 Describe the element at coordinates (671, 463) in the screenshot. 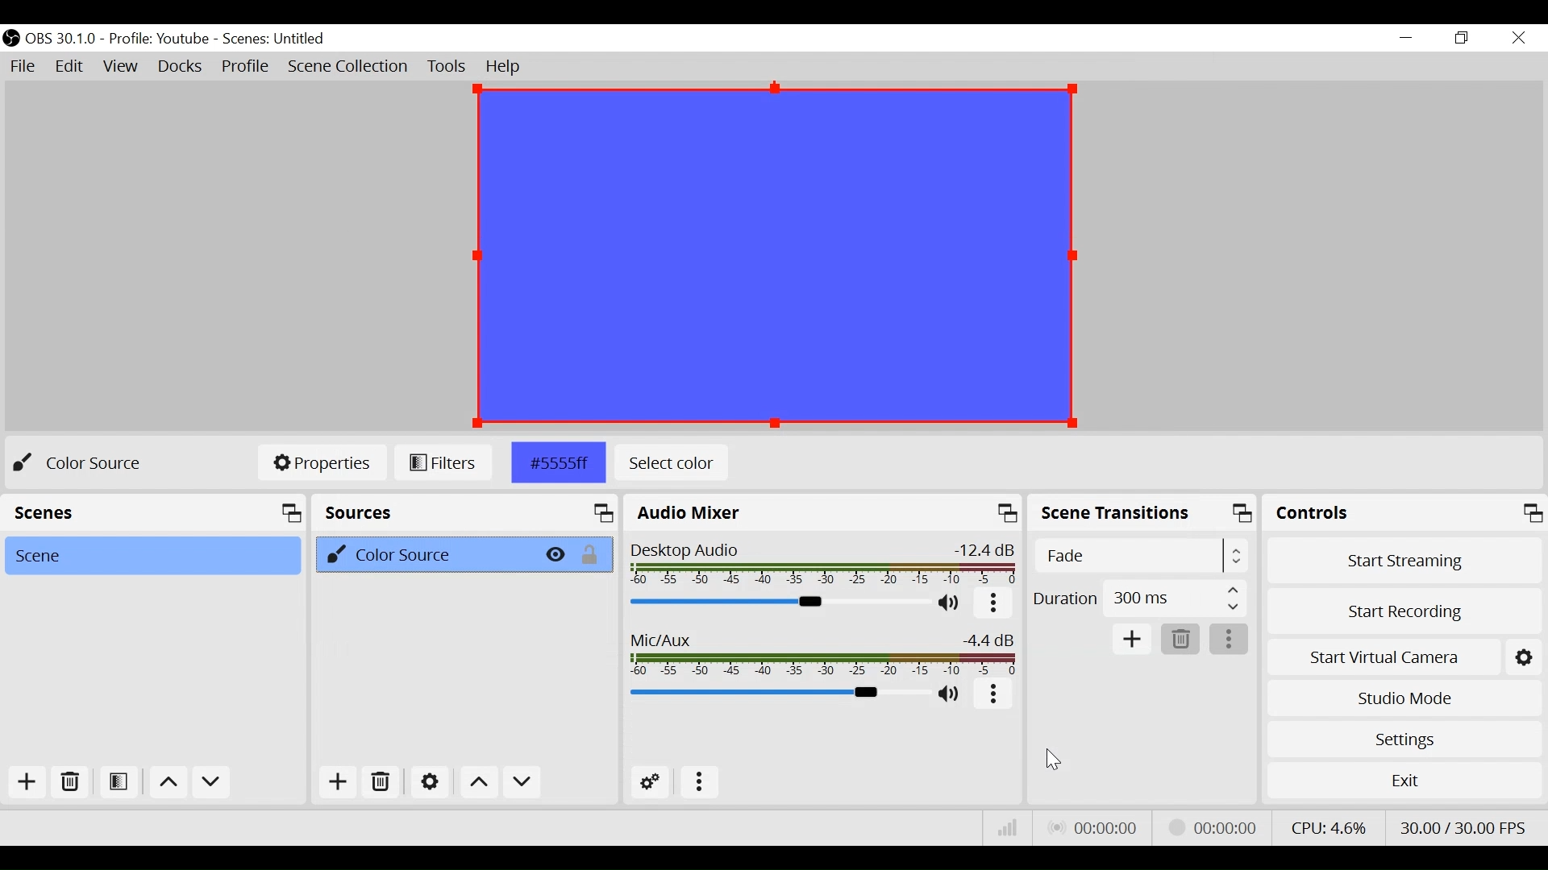

I see `Select Color` at that location.